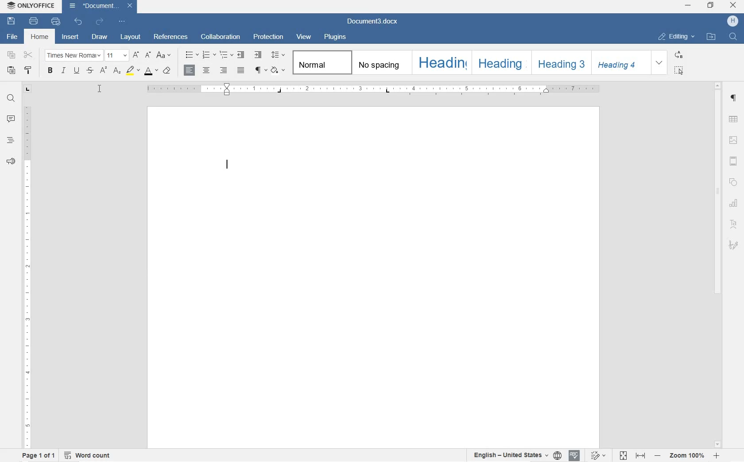  What do you see at coordinates (63, 71) in the screenshot?
I see `ITALIC` at bounding box center [63, 71].